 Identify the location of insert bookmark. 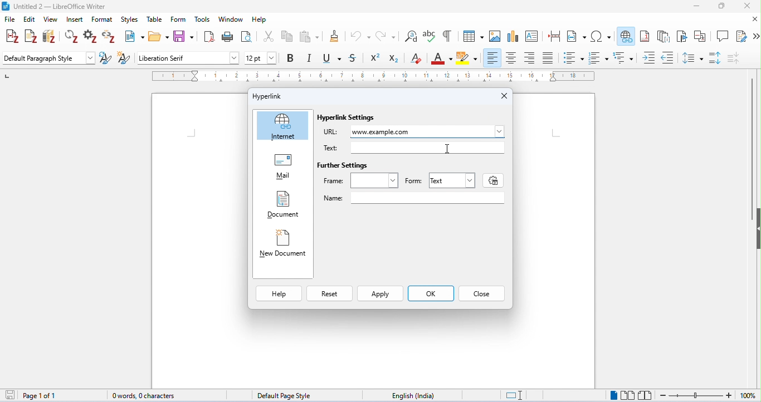
(684, 36).